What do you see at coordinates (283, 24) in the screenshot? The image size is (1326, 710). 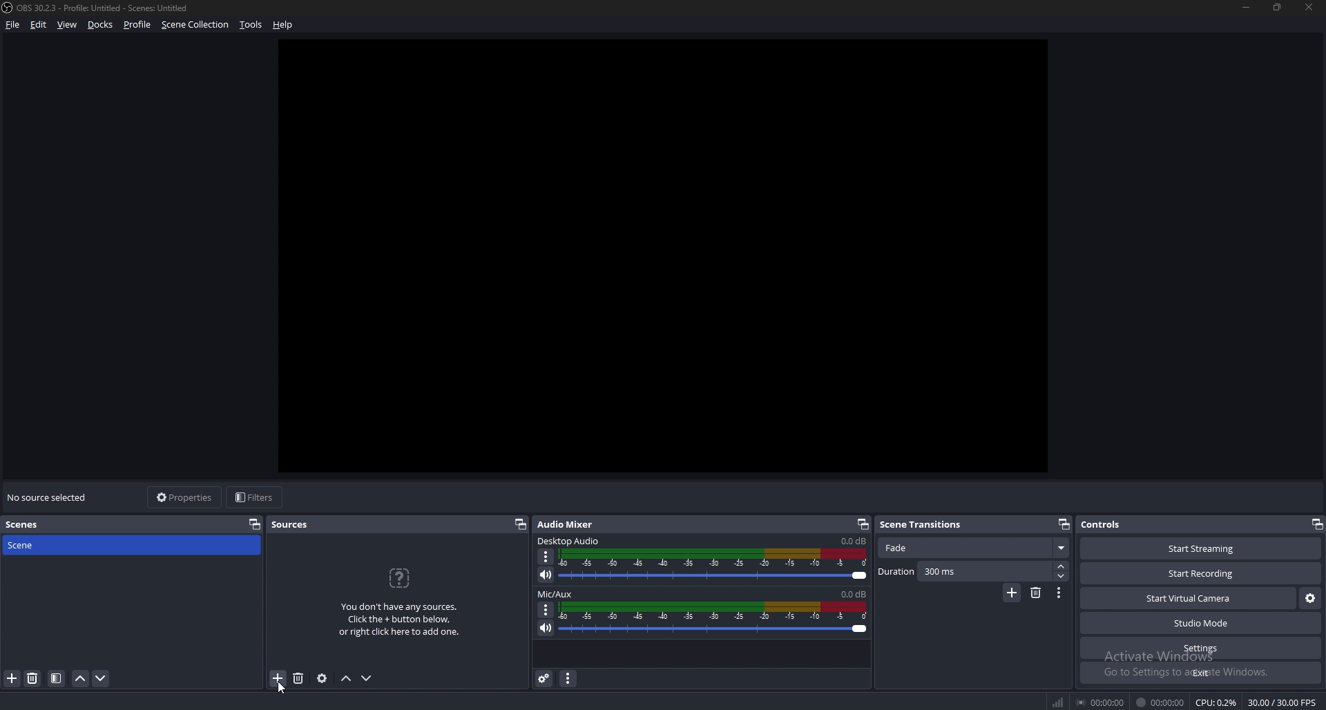 I see `help` at bounding box center [283, 24].